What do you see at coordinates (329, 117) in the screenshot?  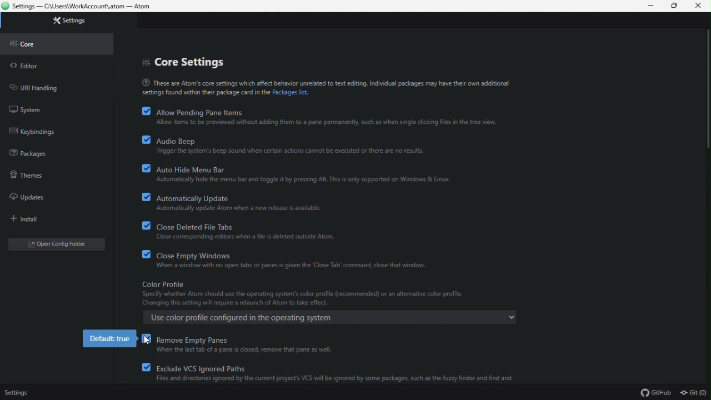 I see `allow pending pane items` at bounding box center [329, 117].